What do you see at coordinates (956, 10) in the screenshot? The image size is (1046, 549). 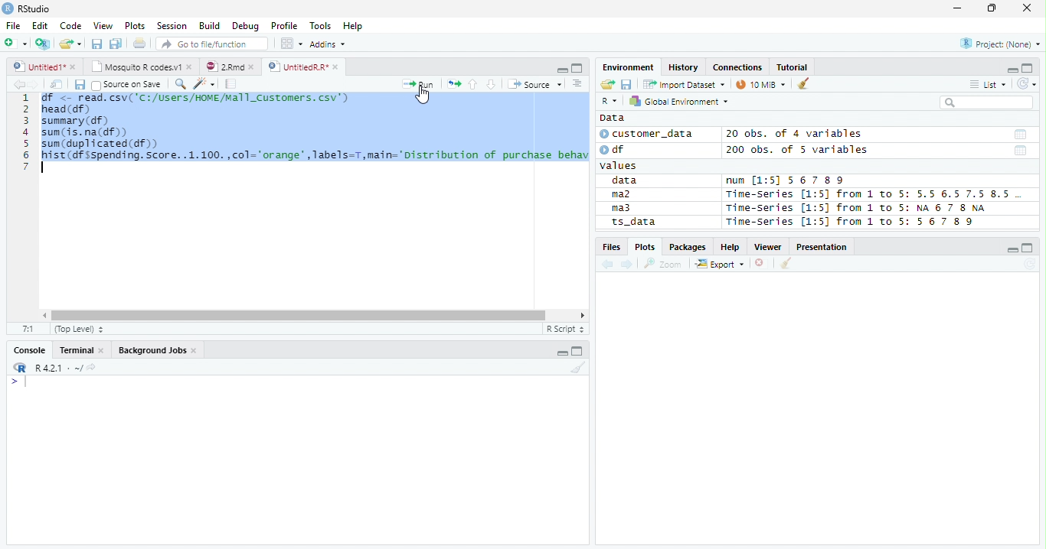 I see `Minimize` at bounding box center [956, 10].